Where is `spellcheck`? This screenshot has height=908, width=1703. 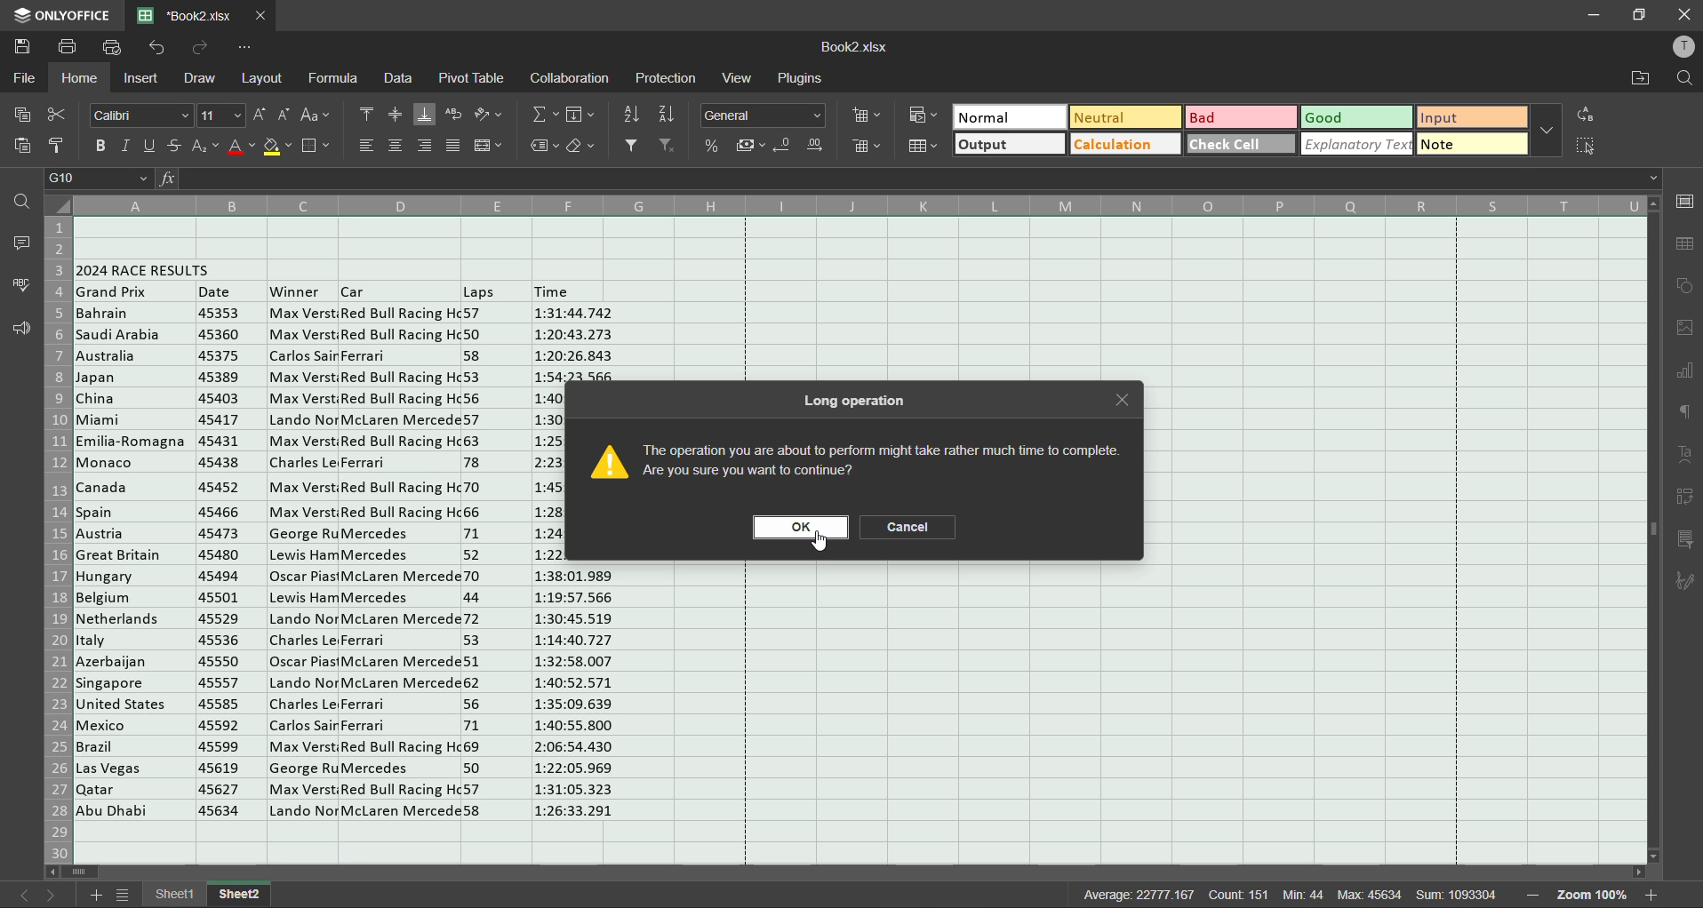
spellcheck is located at coordinates (16, 285).